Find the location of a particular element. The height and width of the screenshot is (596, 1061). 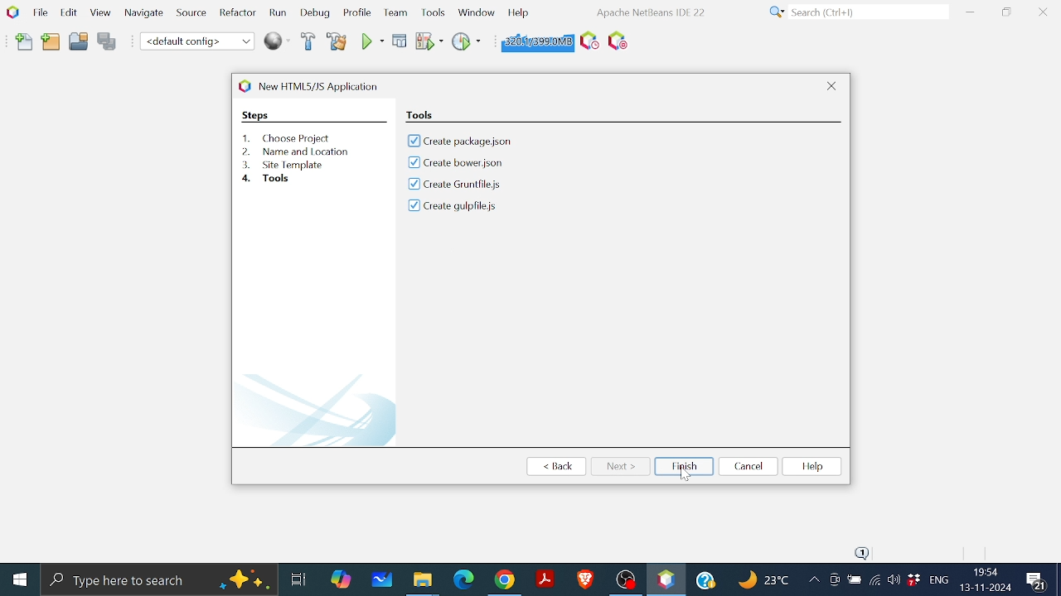

Minimize is located at coordinates (970, 12).